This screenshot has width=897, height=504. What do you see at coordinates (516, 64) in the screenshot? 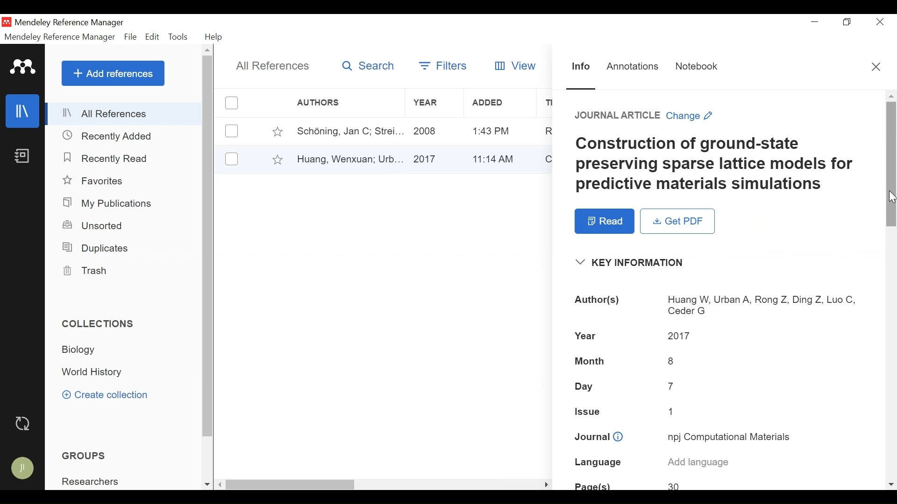
I see `View` at bounding box center [516, 64].